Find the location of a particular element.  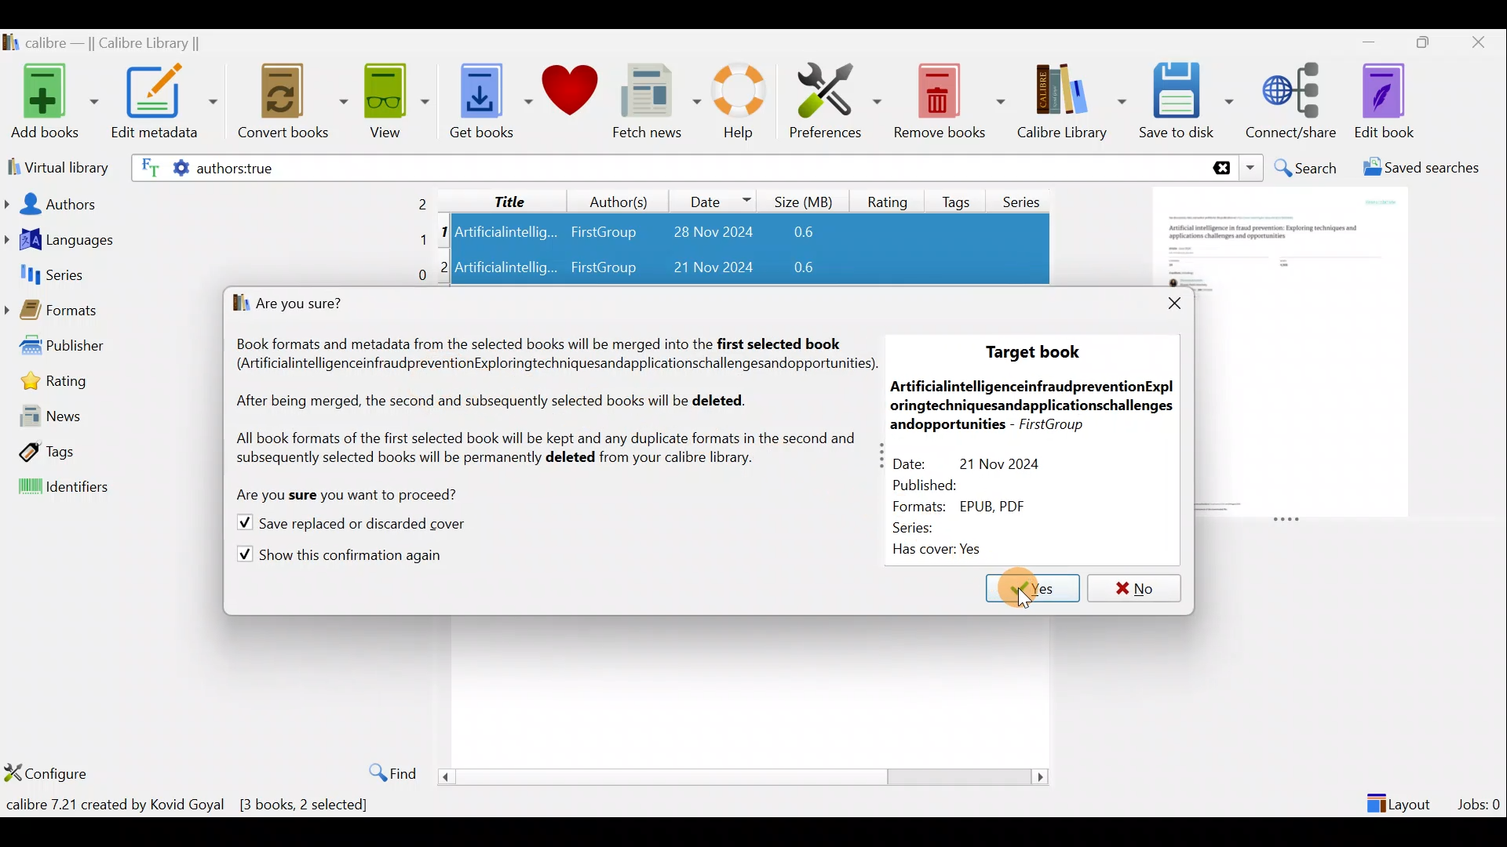

Get books is located at coordinates (489, 100).